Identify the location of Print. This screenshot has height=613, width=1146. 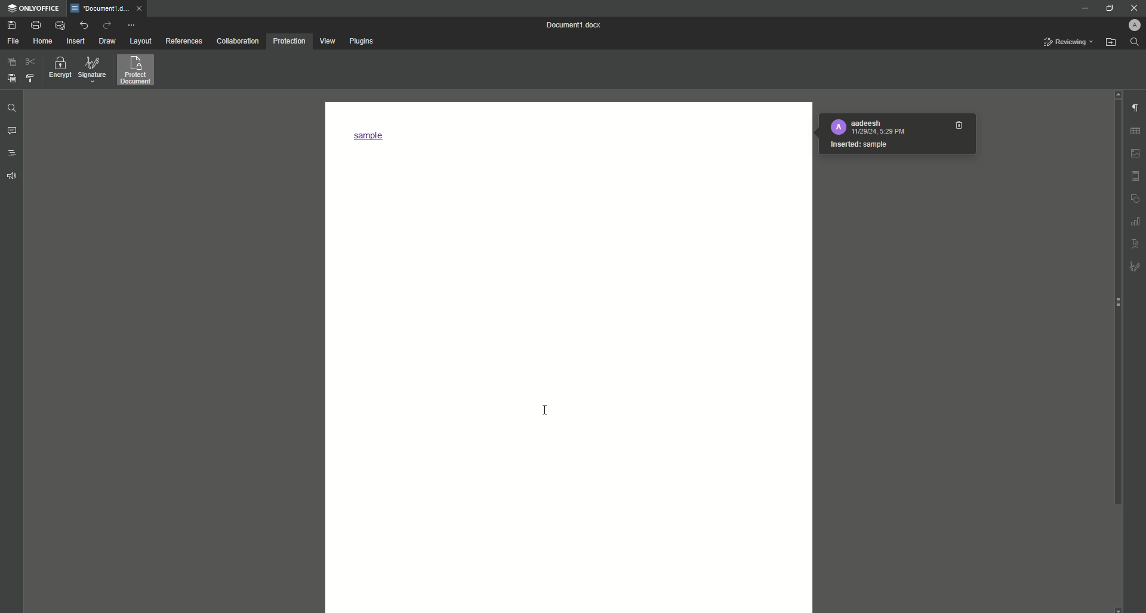
(34, 25).